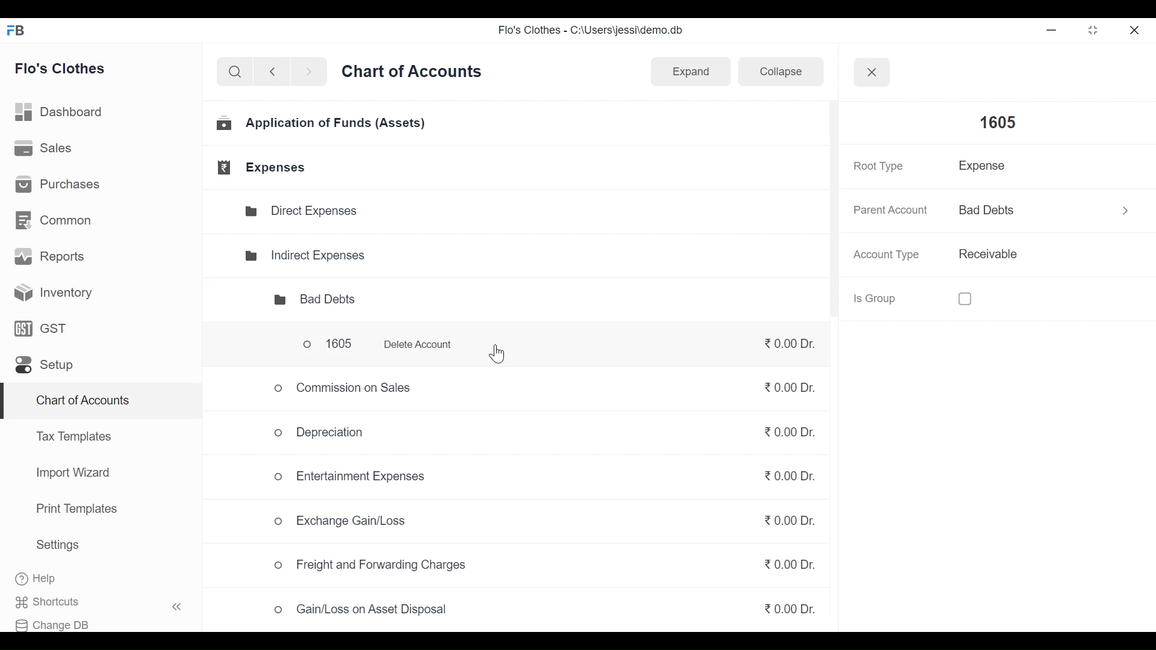  Describe the element at coordinates (305, 254) in the screenshot. I see `Indirect Expenses` at that location.